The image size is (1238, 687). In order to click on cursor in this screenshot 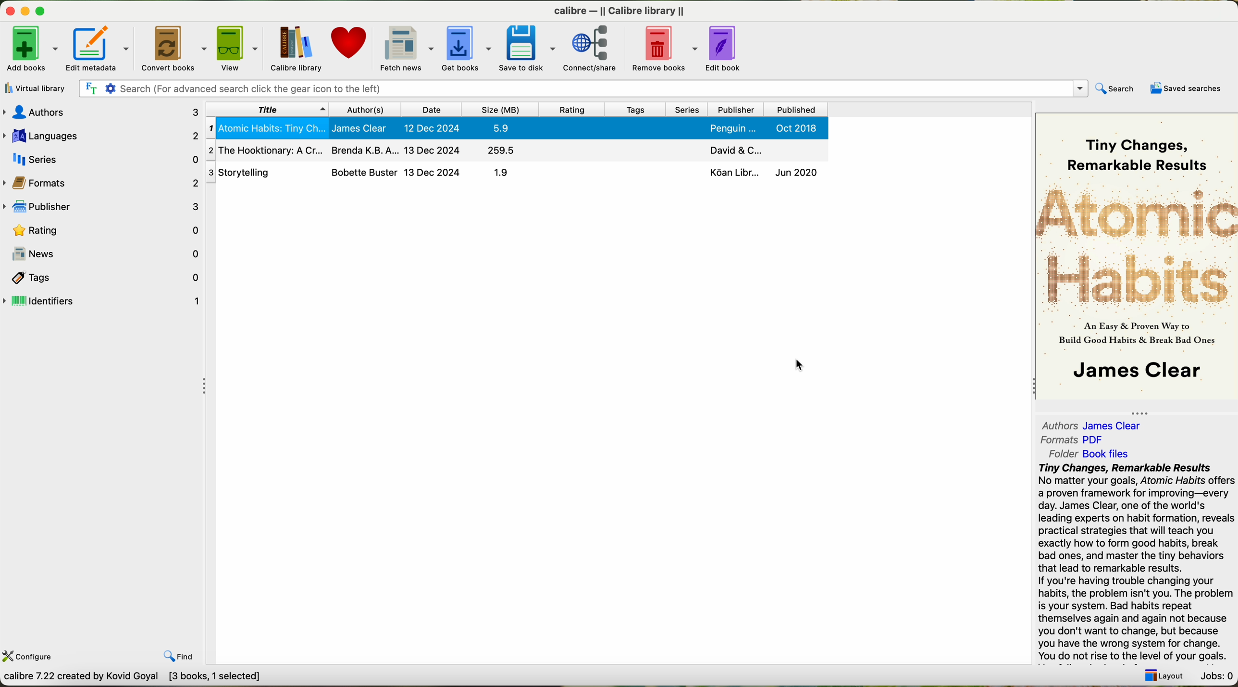, I will do `click(799, 362)`.